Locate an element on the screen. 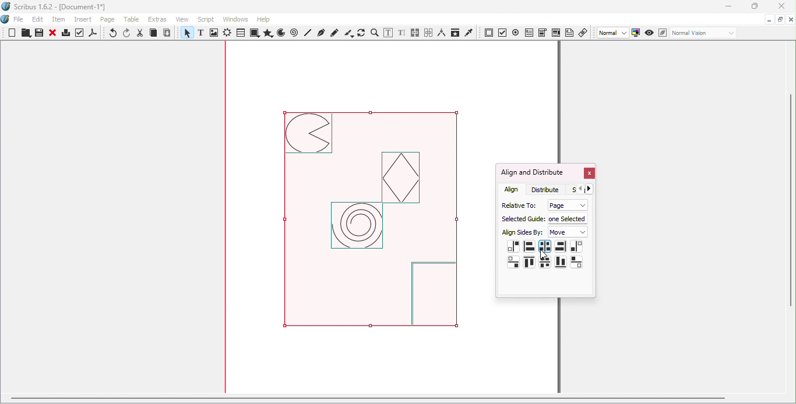  Link text frames is located at coordinates (415, 33).